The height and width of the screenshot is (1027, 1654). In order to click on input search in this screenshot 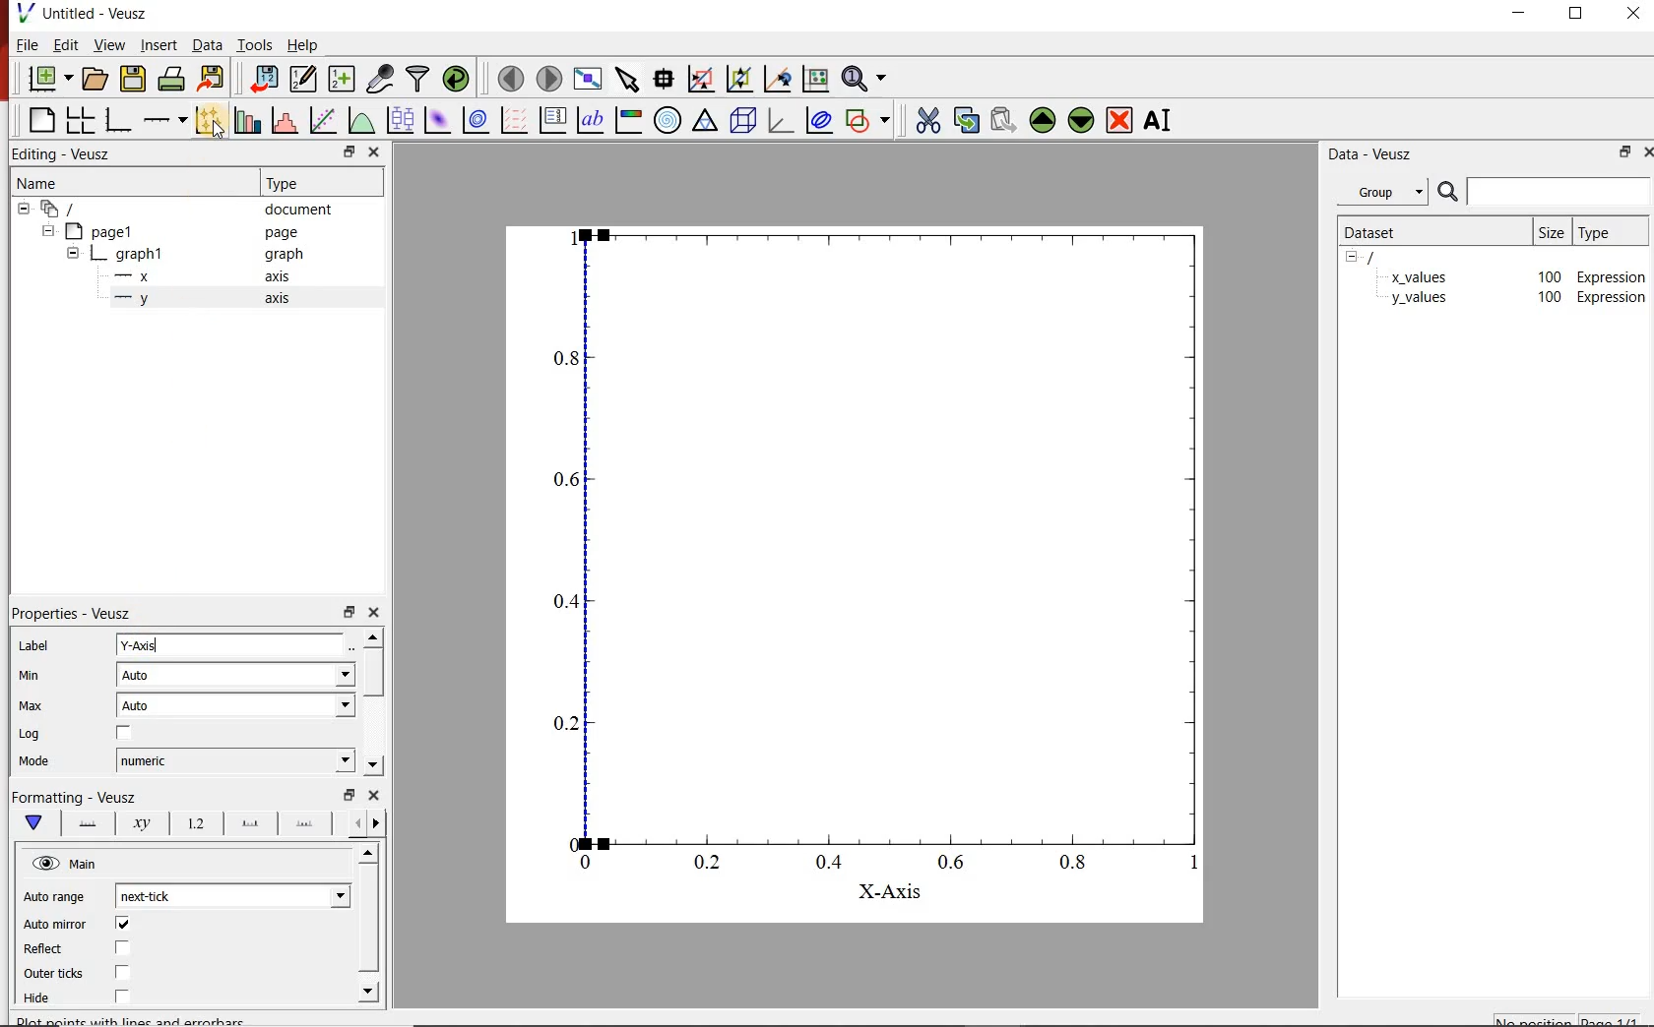, I will do `click(1558, 191)`.